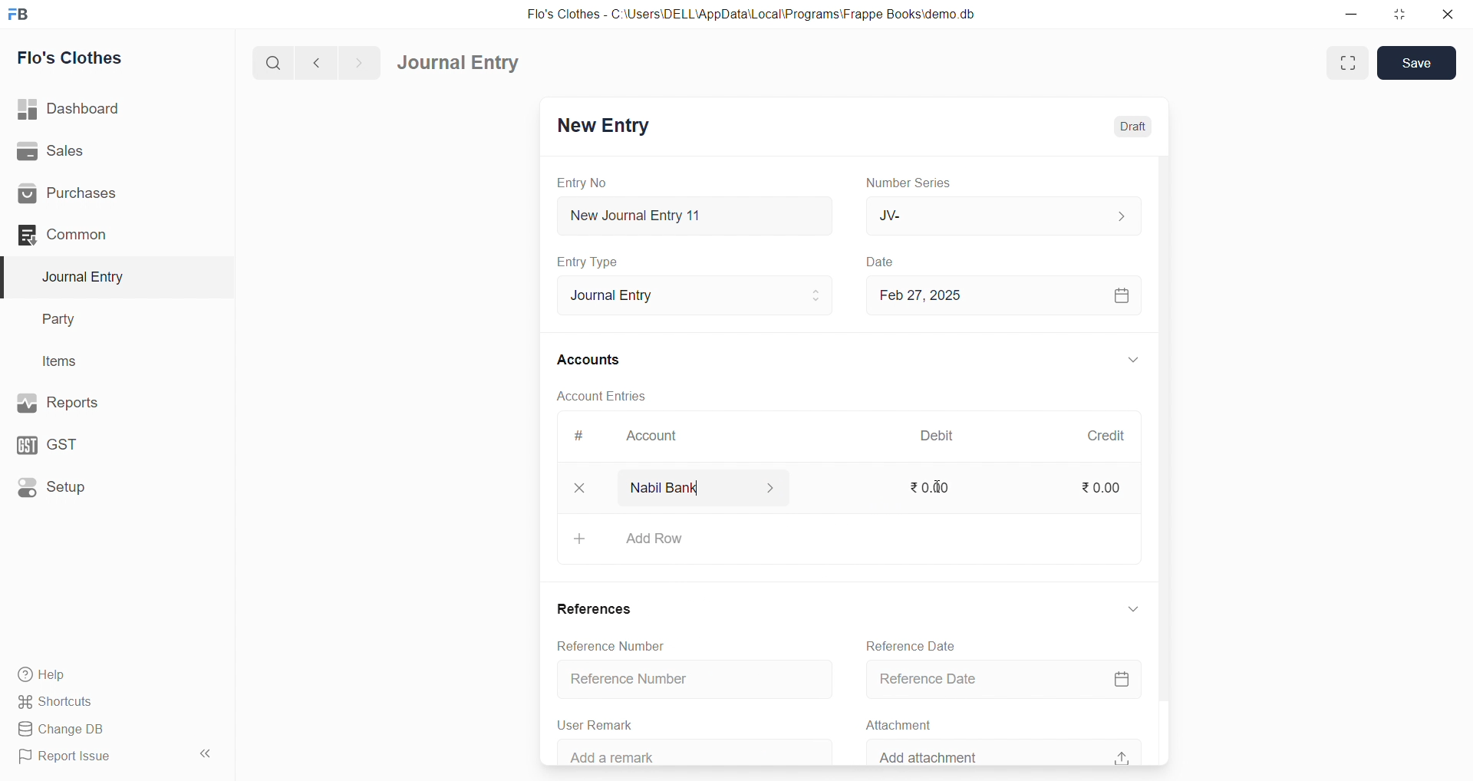 This screenshot has height=781, width=1473. Describe the element at coordinates (1162, 460) in the screenshot. I see `VERTICAL SCROLL BAR` at that location.